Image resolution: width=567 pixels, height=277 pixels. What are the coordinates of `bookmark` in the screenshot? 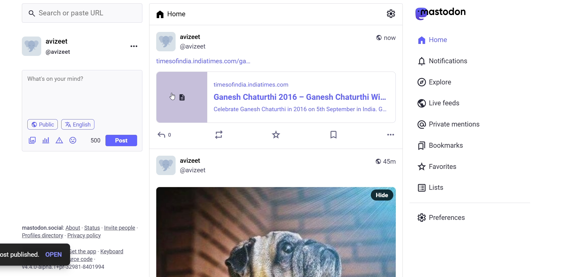 It's located at (333, 135).